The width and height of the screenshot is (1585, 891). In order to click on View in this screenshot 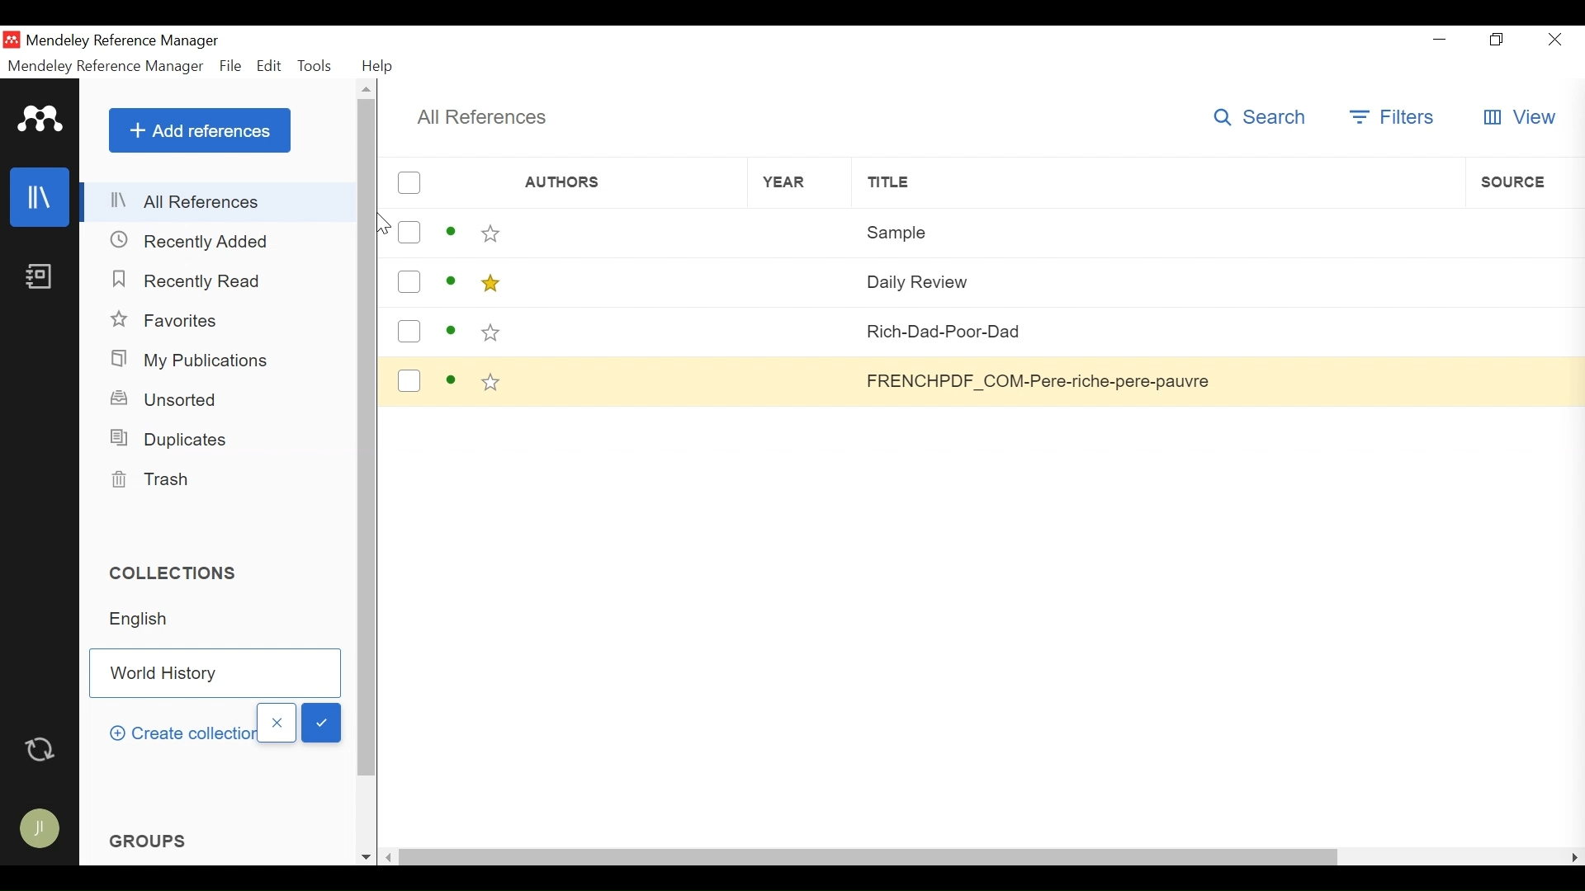, I will do `click(1519, 118)`.